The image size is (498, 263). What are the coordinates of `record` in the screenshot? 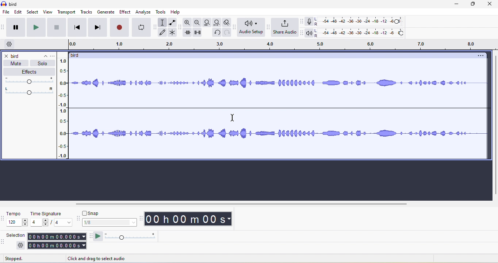 It's located at (119, 27).